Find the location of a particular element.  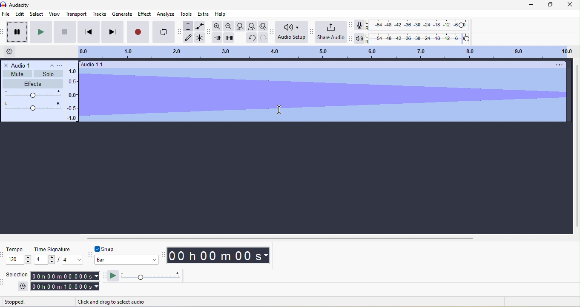

snap is located at coordinates (112, 248).